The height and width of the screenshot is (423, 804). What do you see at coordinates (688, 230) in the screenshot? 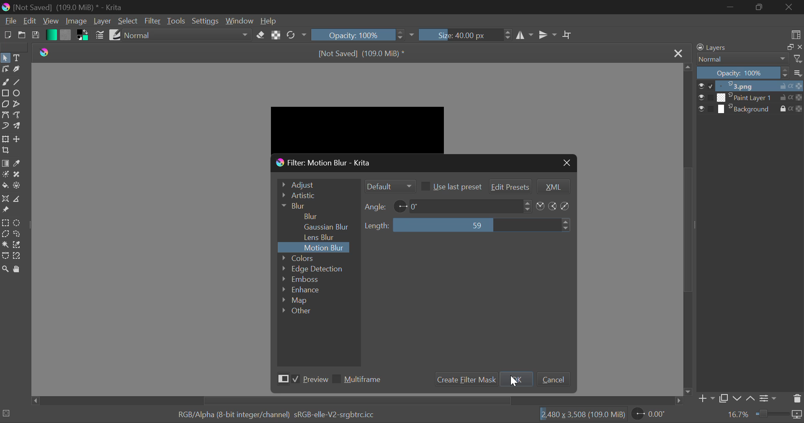
I see `Scroll Bar` at bounding box center [688, 230].